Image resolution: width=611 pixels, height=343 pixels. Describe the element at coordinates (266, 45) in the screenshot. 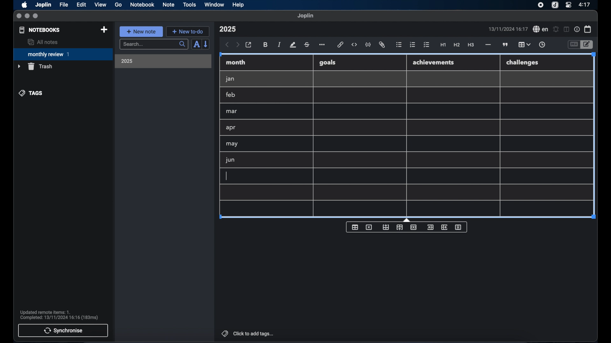

I see `bold` at that location.